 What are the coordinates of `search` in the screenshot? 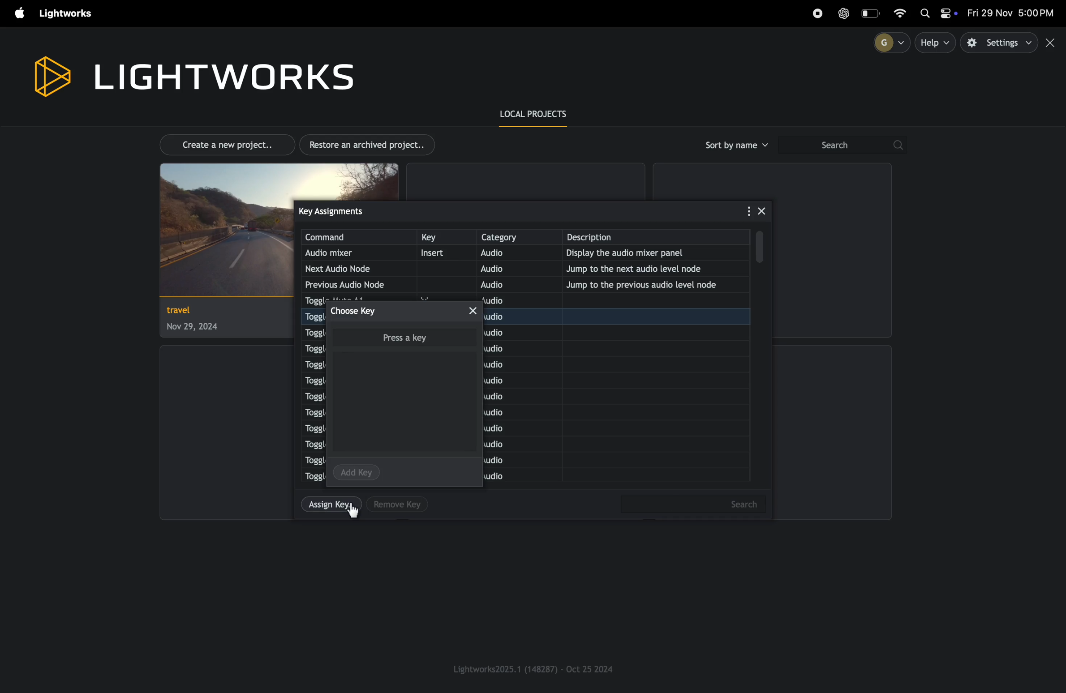 It's located at (842, 145).